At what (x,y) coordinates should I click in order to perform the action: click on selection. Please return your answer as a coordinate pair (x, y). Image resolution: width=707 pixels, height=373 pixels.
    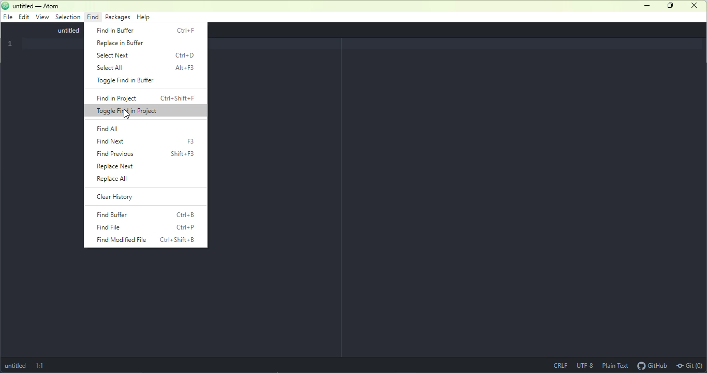
    Looking at the image, I should click on (67, 18).